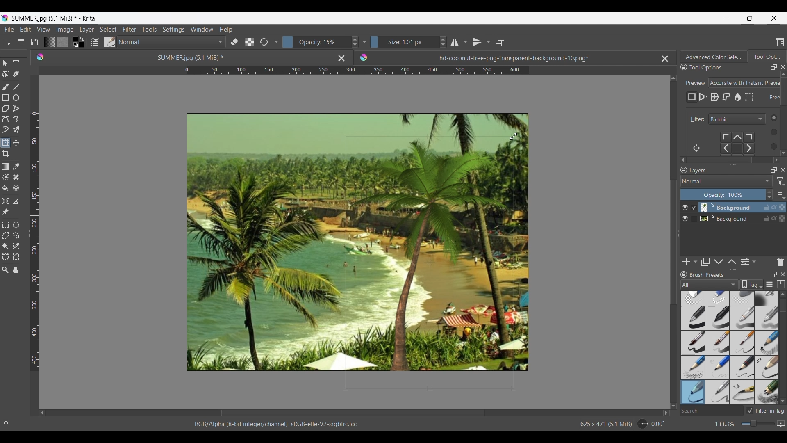 The width and height of the screenshot is (787, 443). What do you see at coordinates (353, 413) in the screenshot?
I see `Horizontal slider` at bounding box center [353, 413].